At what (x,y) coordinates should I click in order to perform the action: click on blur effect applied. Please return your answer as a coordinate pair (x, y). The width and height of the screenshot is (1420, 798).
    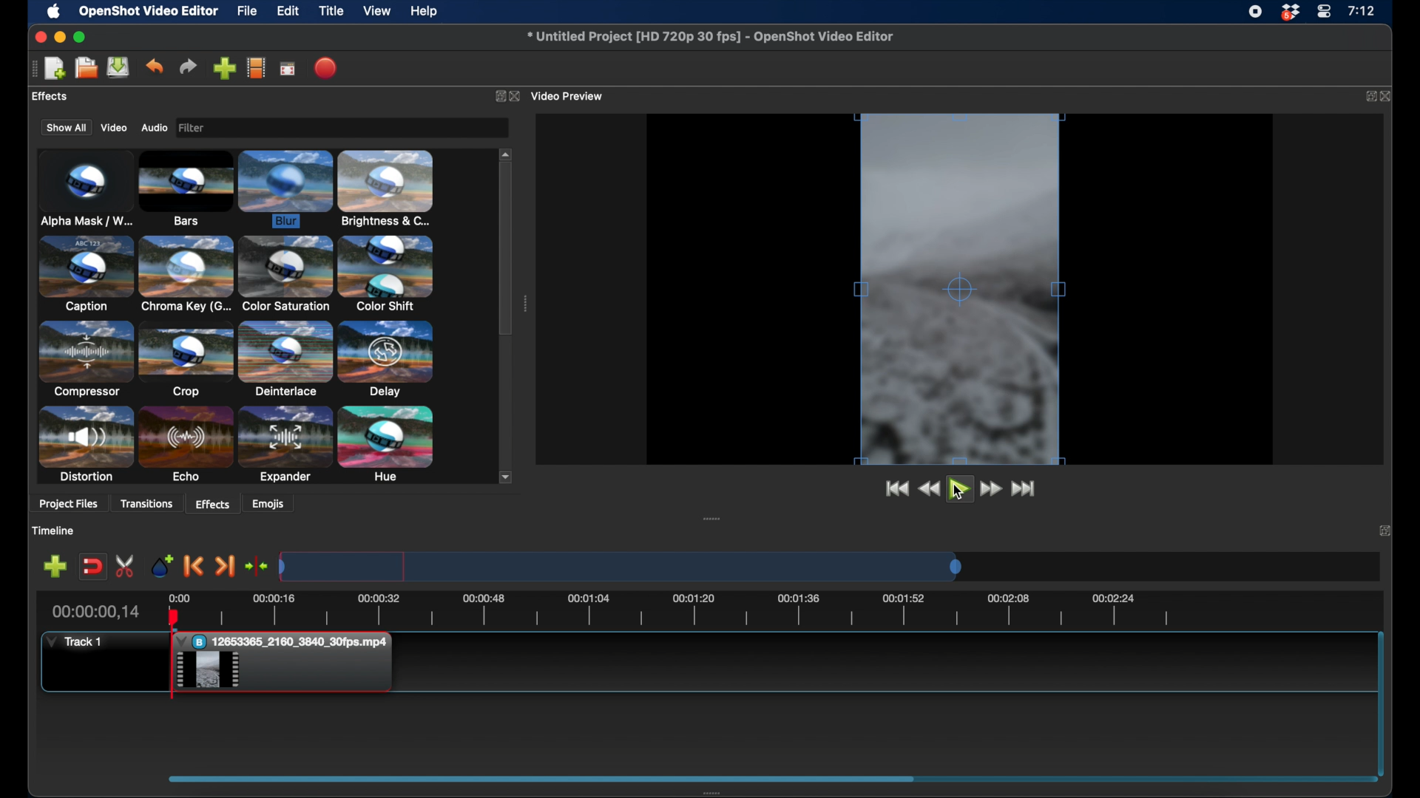
    Looking at the image, I should click on (959, 287).